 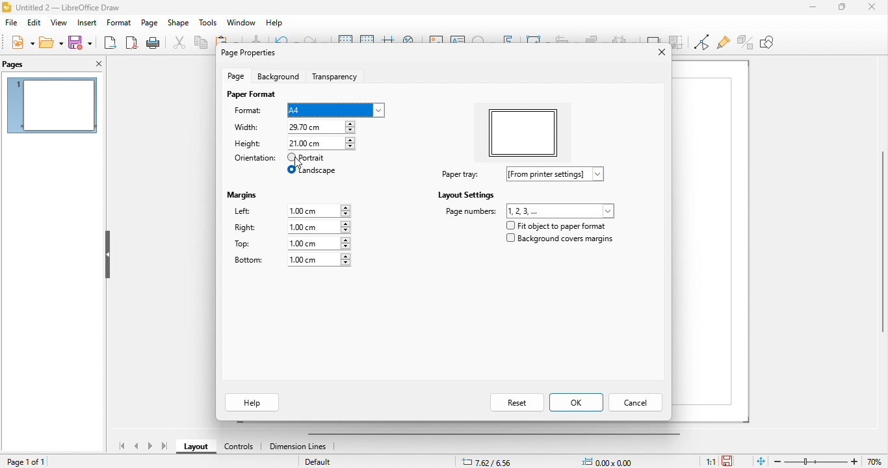 I want to click on view, so click(x=59, y=23).